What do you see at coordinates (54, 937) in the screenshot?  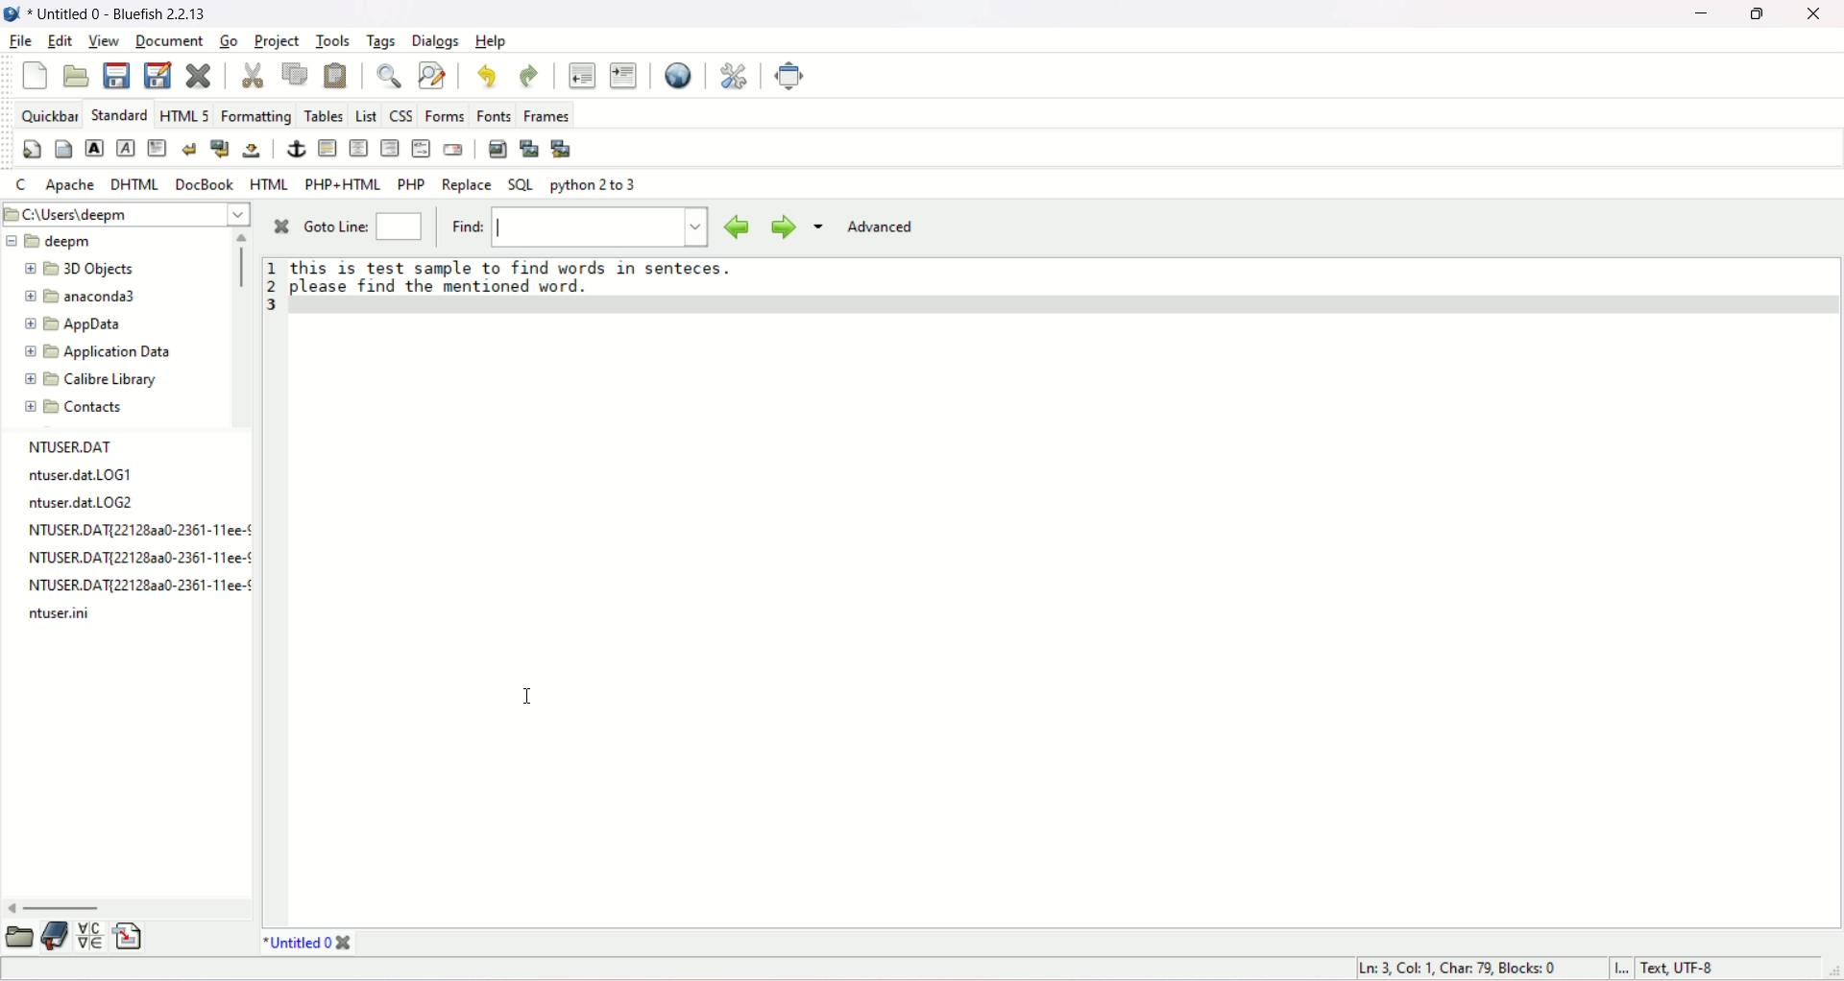 I see `documentation` at bounding box center [54, 937].